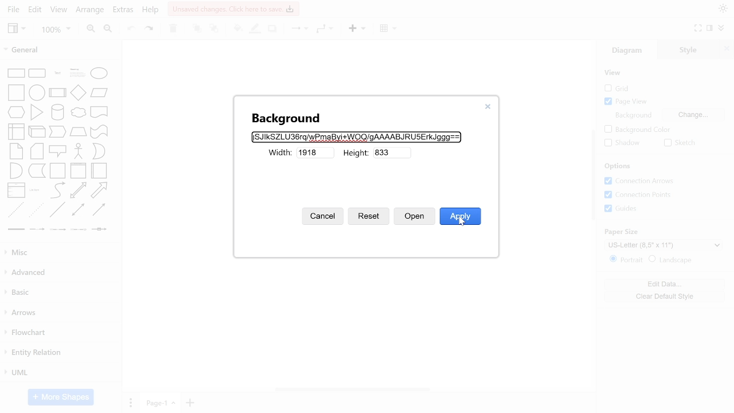  What do you see at coordinates (274, 29) in the screenshot?
I see `shadow` at bounding box center [274, 29].